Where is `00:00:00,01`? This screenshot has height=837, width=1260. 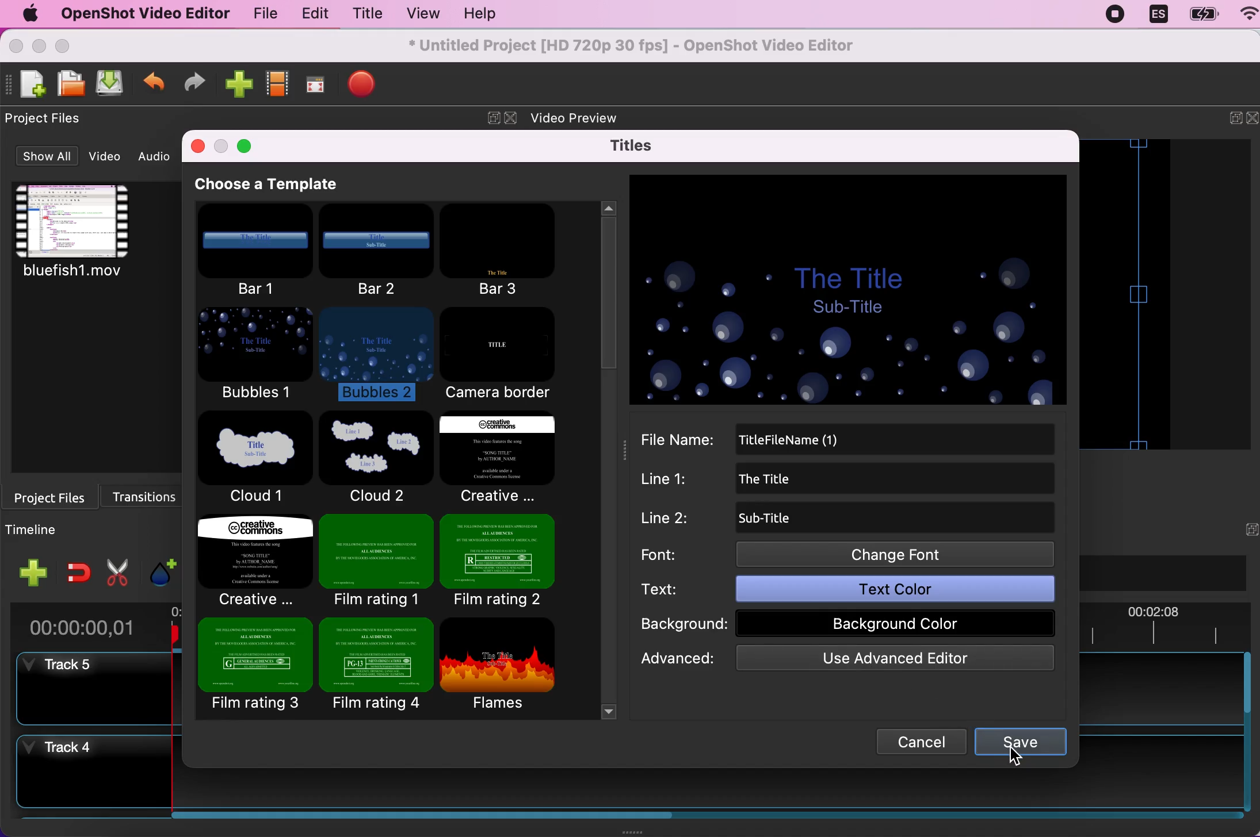
00:00:00,01 is located at coordinates (83, 624).